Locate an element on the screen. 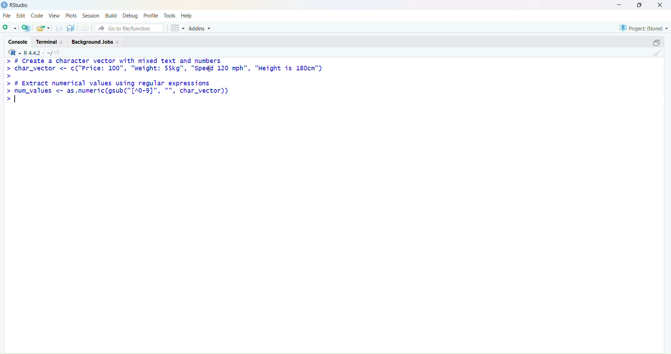  clean is located at coordinates (658, 52).